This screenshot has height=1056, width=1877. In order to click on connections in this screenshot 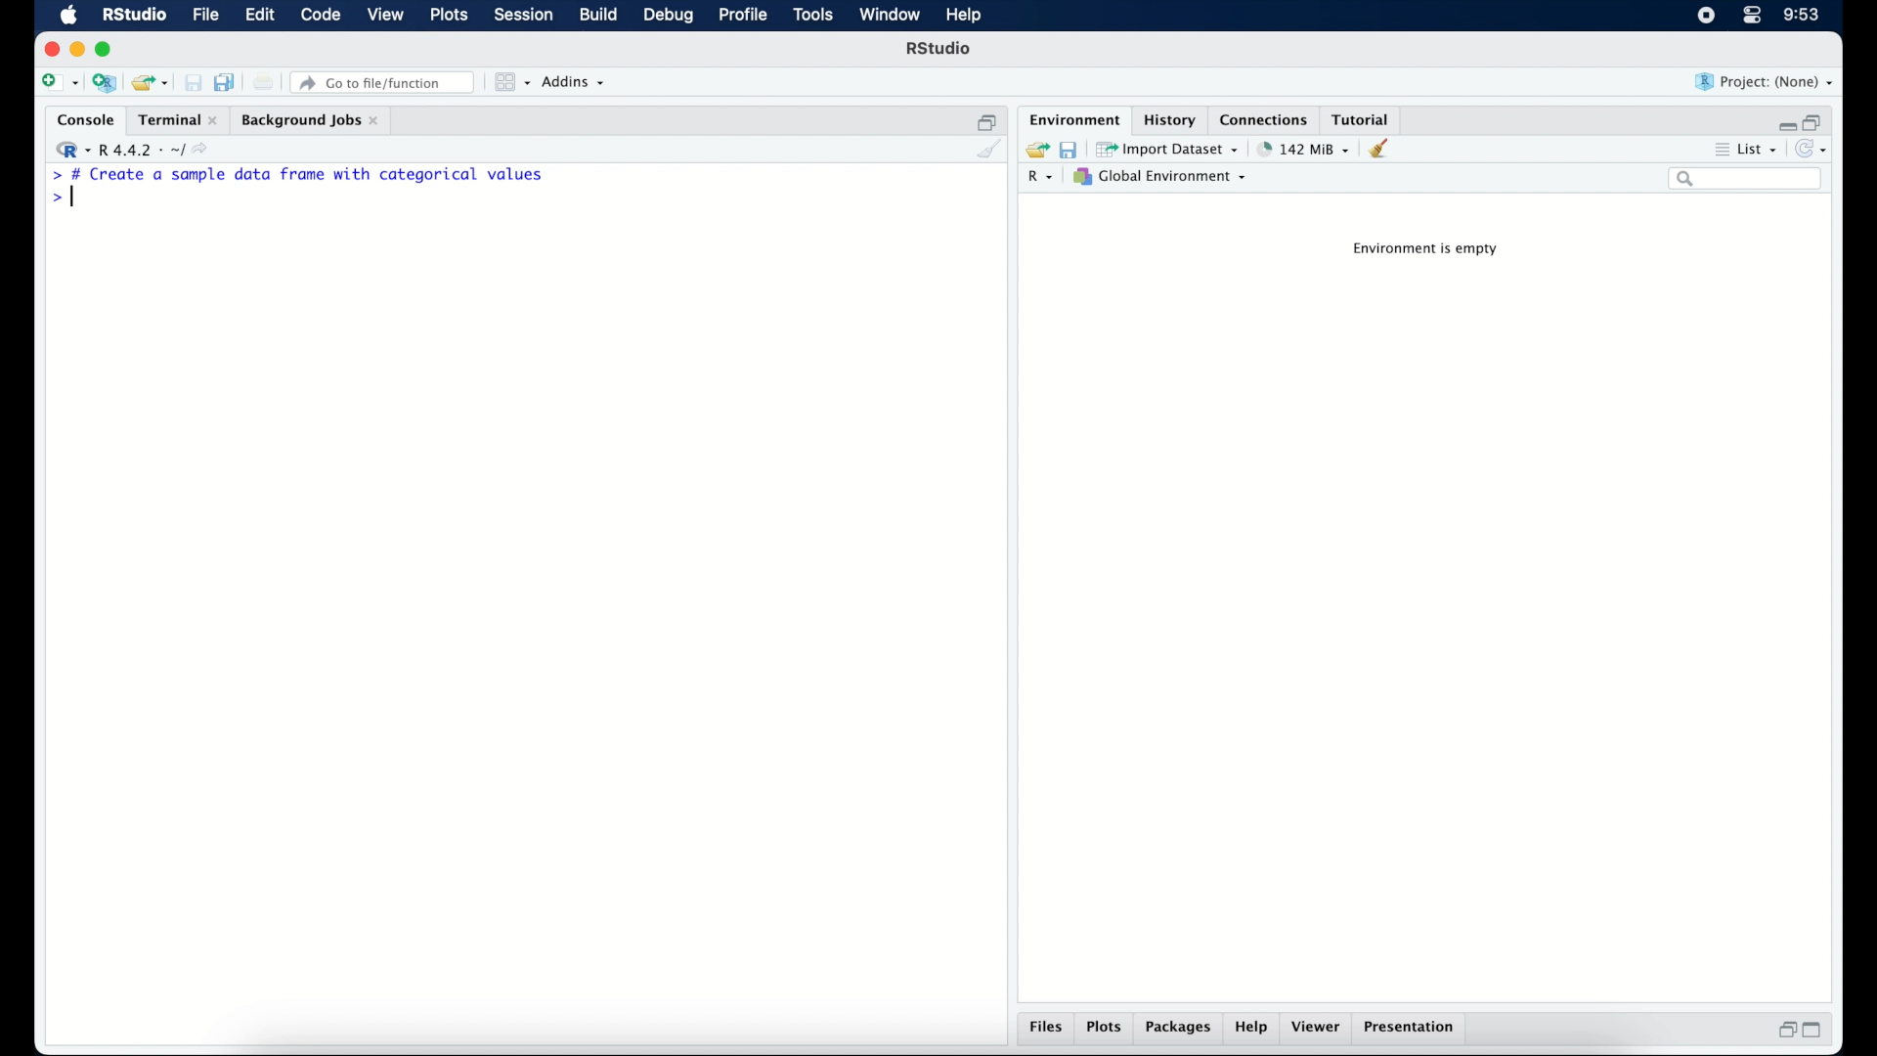, I will do `click(1266, 118)`.